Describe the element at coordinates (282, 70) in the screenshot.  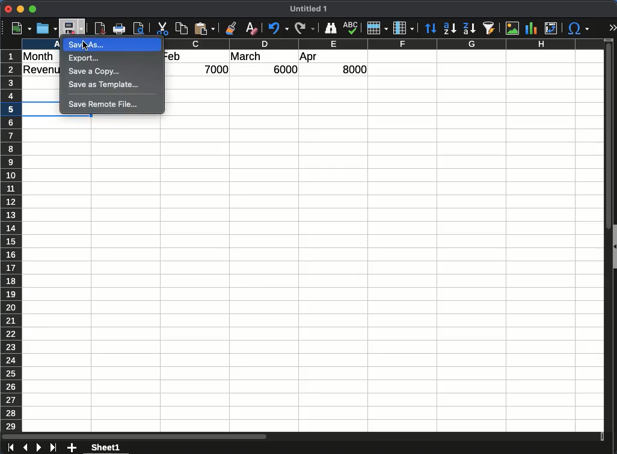
I see `6000` at that location.